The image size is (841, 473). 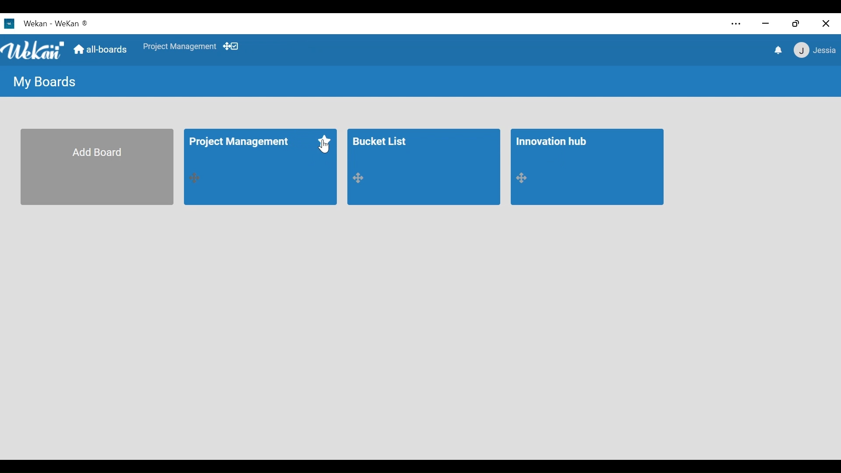 I want to click on Desktop drag handles, so click(x=361, y=178).